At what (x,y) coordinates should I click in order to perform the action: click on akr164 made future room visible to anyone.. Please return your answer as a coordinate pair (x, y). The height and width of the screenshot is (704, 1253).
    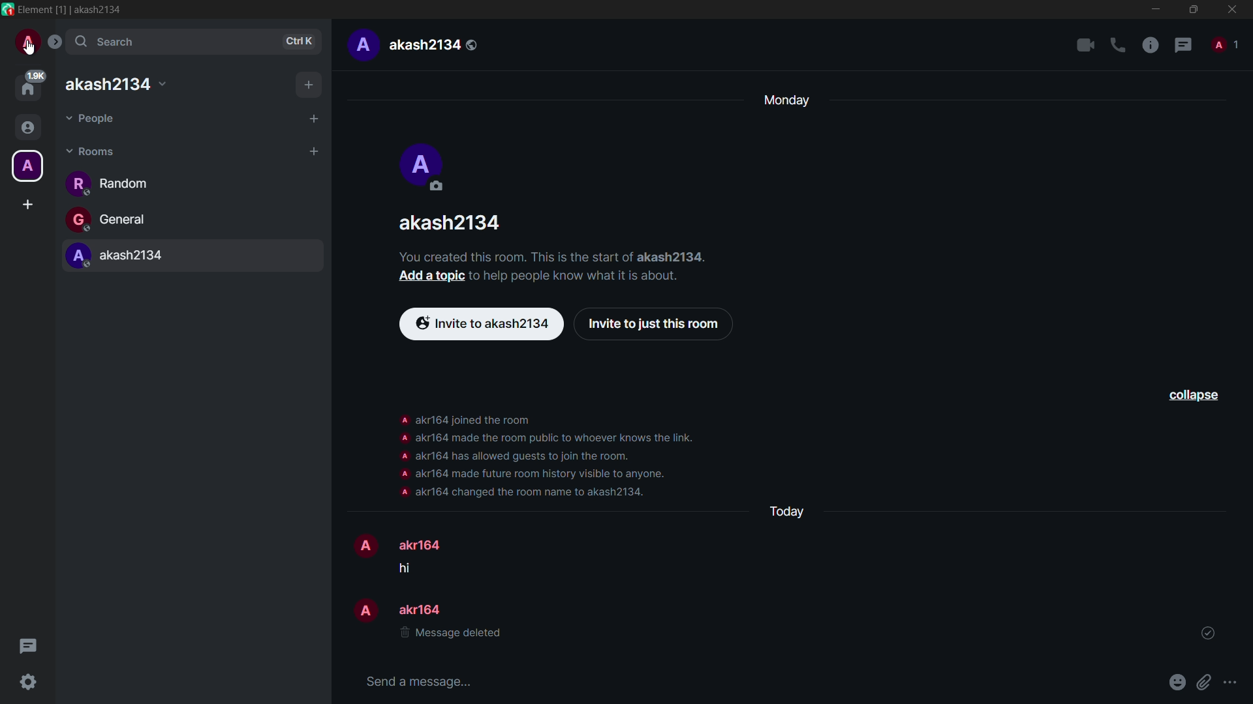
    Looking at the image, I should click on (542, 474).